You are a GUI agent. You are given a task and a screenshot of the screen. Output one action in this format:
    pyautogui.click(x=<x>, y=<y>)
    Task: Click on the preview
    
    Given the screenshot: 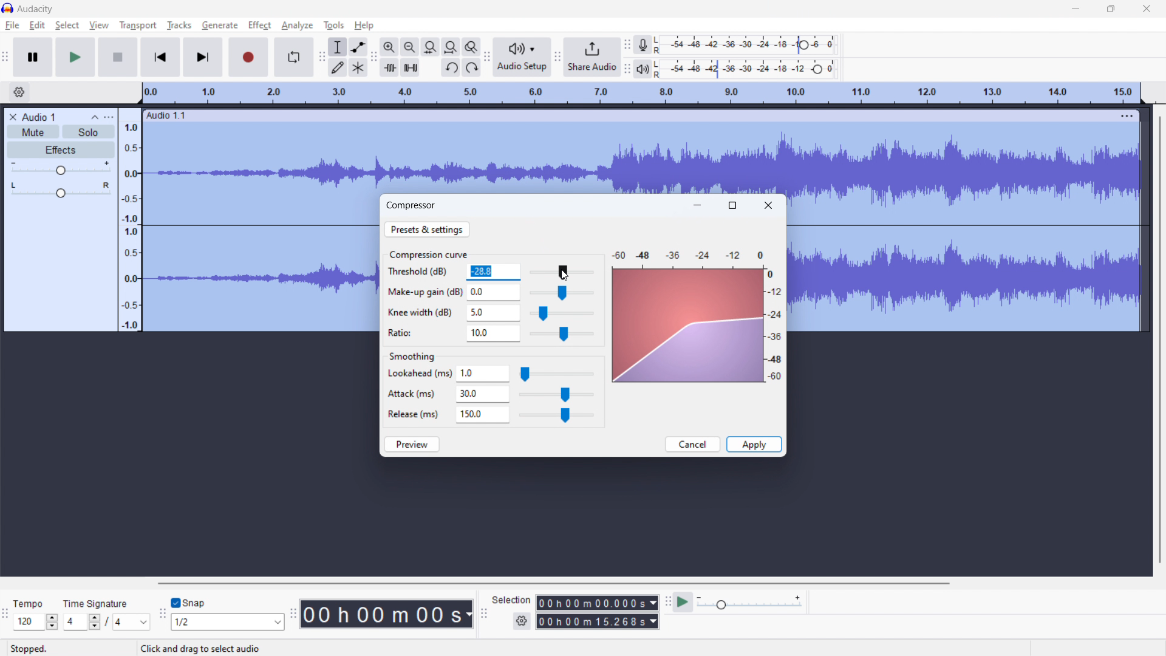 What is the action you would take?
    pyautogui.click(x=412, y=444)
    